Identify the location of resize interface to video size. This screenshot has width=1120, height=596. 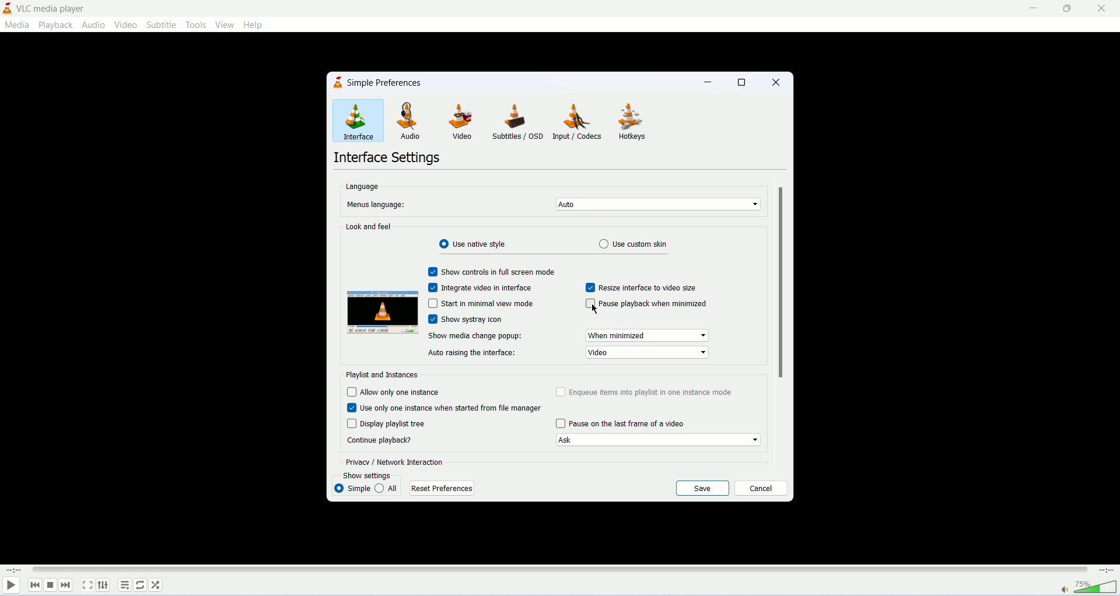
(655, 288).